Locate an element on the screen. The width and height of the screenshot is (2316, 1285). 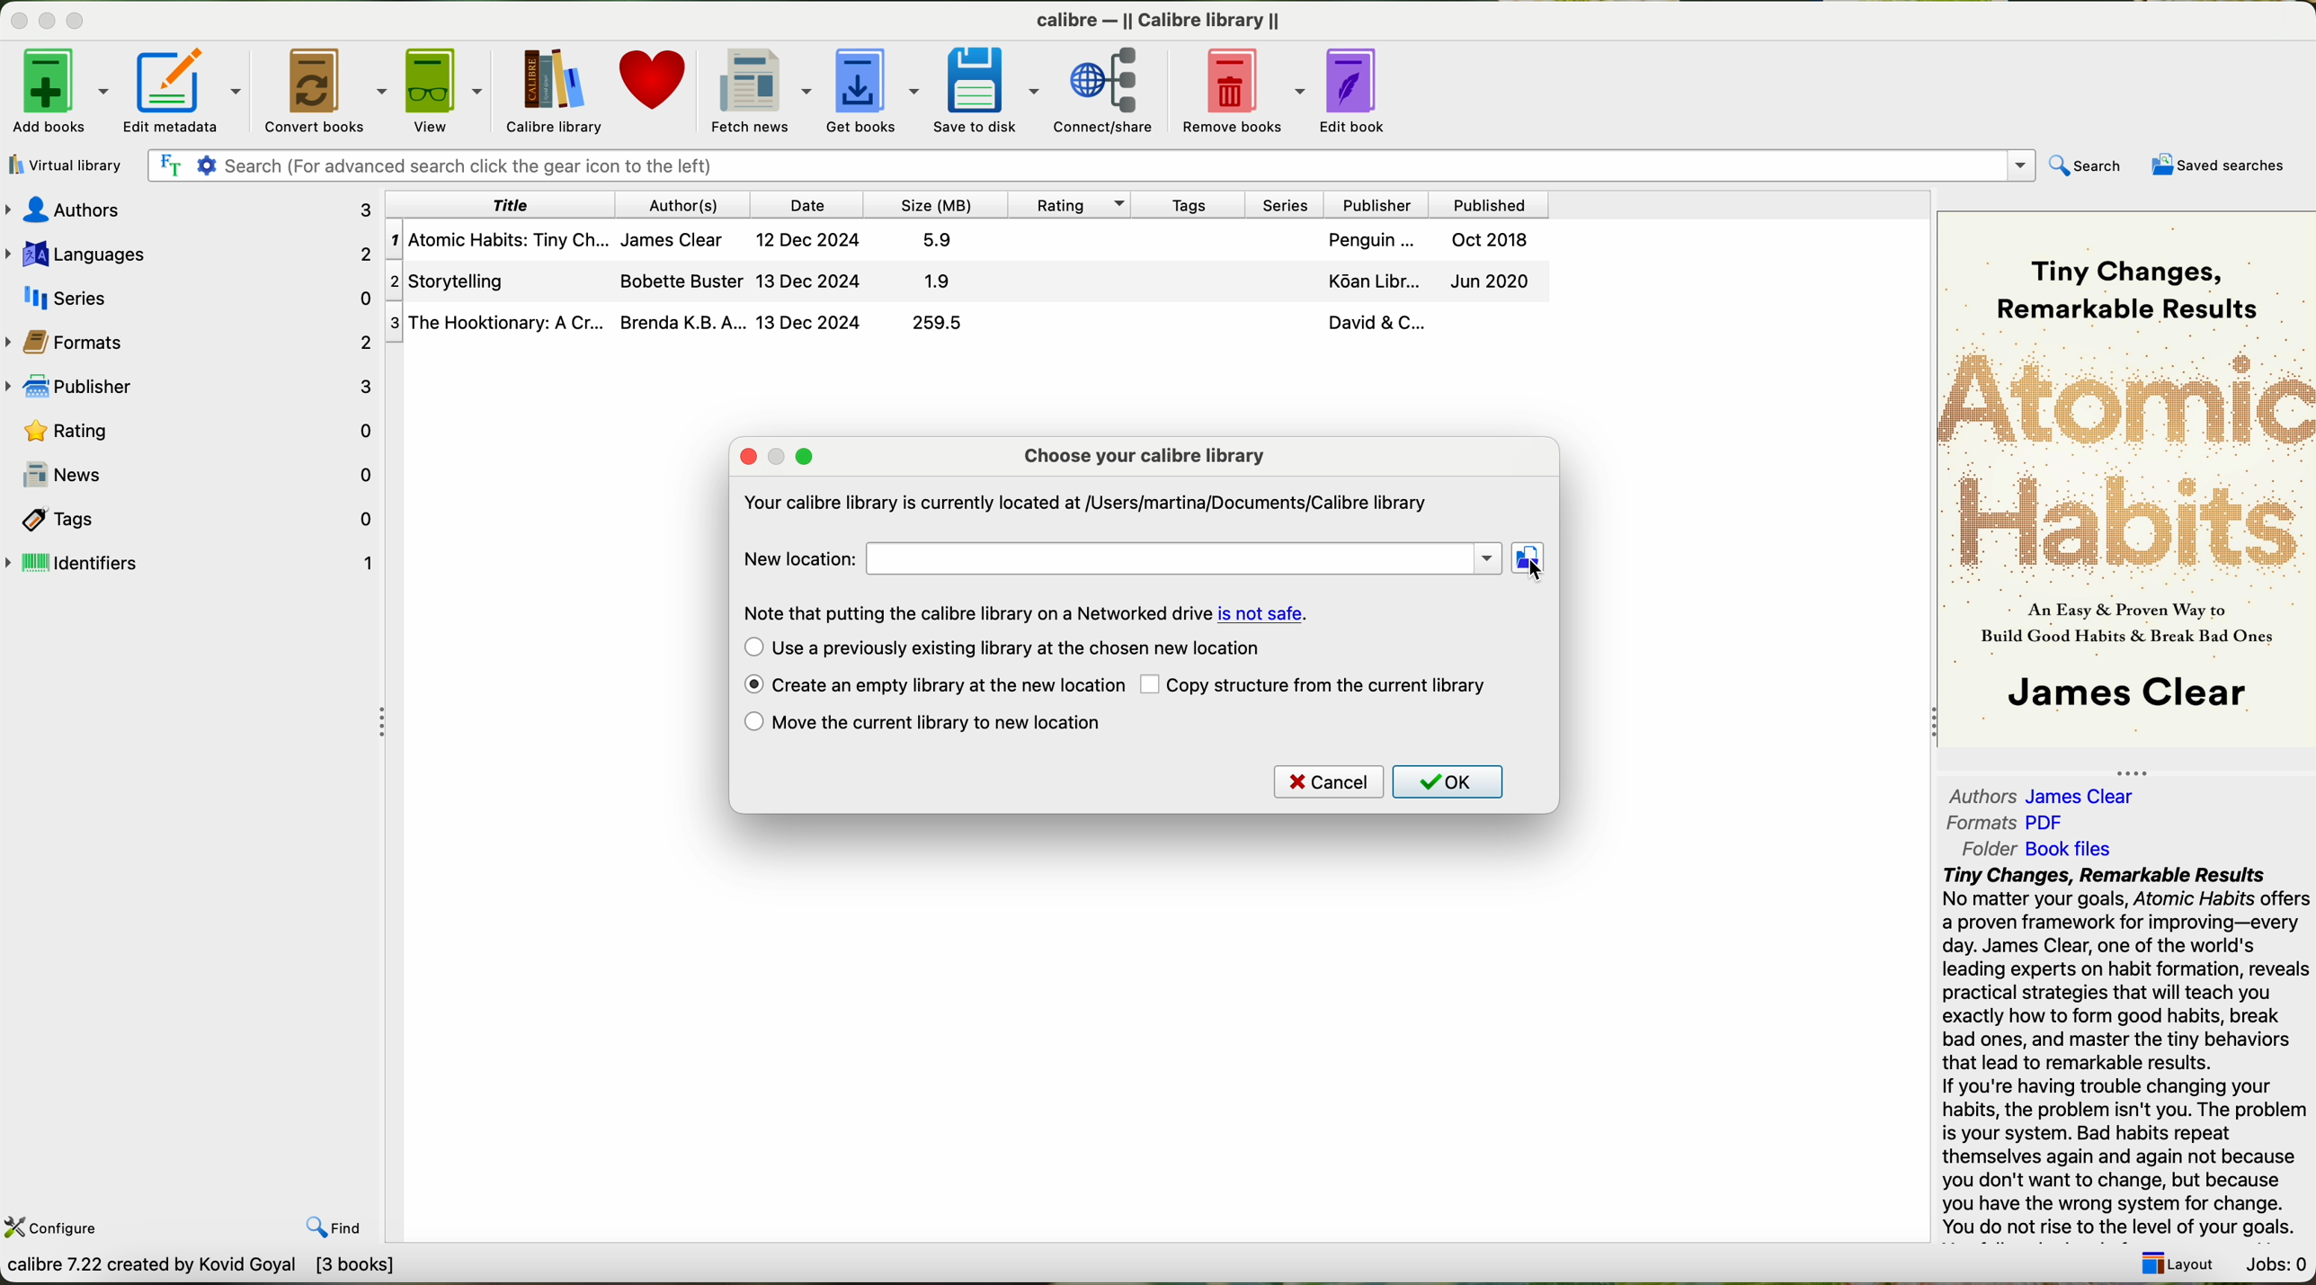
published is located at coordinates (1490, 203).